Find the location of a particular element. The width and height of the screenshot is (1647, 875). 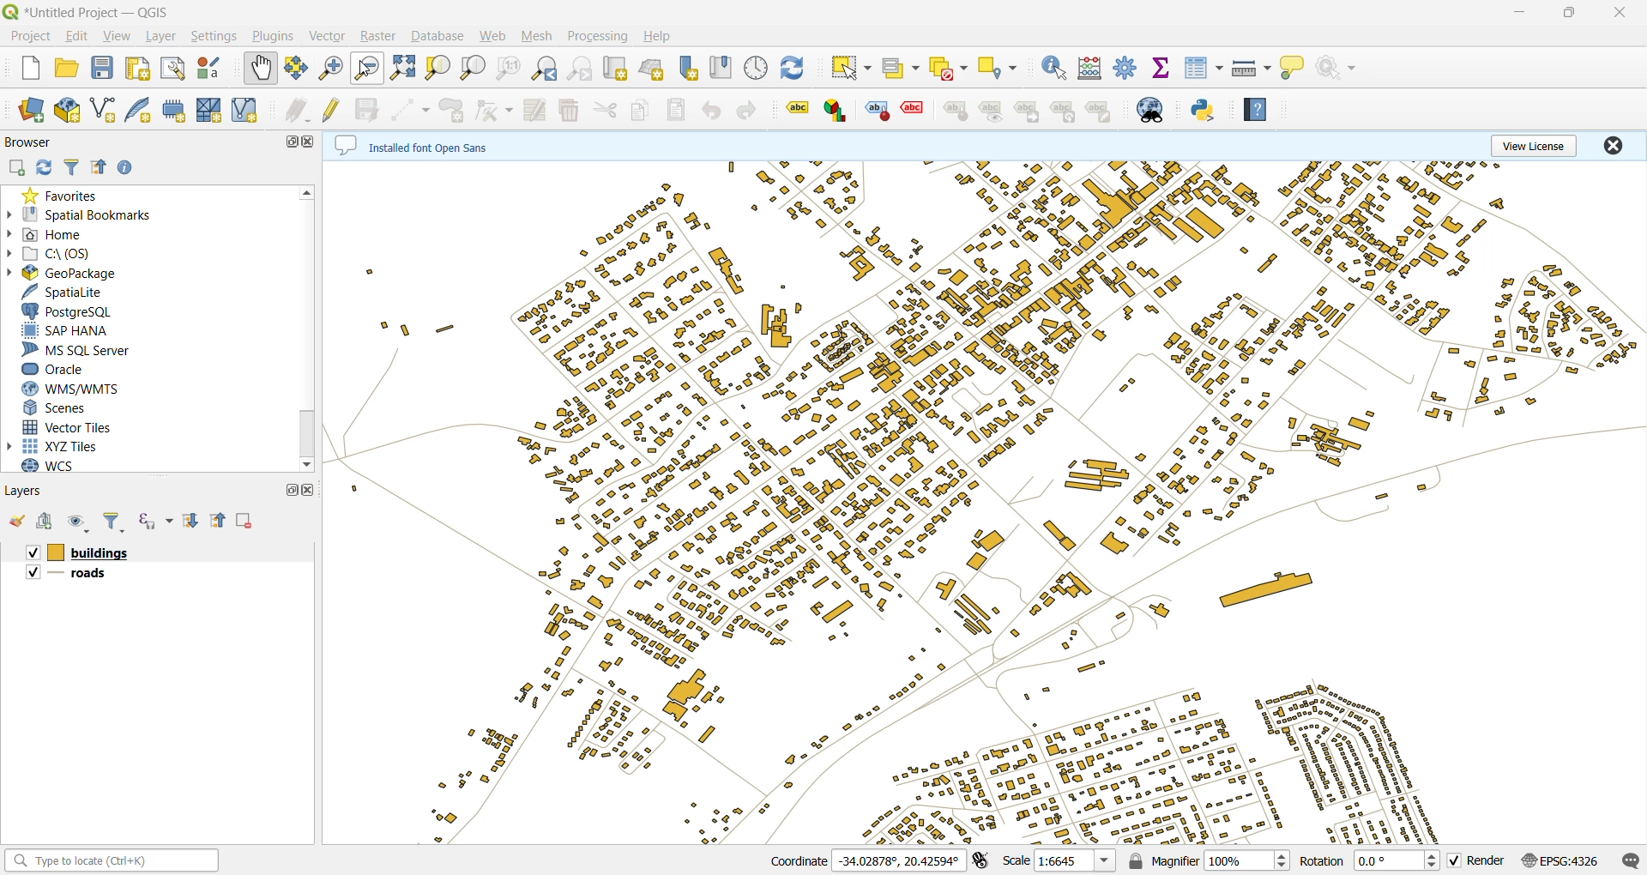

mesh is located at coordinates (541, 38).